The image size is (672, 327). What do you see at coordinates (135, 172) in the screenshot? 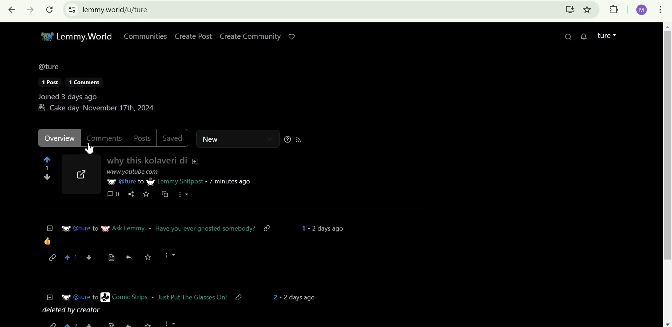
I see `link` at bounding box center [135, 172].